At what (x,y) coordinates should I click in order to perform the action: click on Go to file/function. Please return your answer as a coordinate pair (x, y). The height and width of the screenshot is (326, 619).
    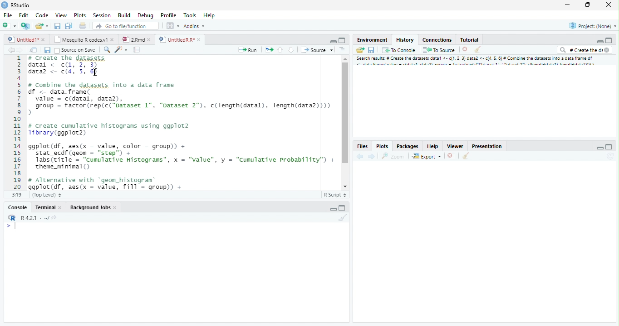
    Looking at the image, I should click on (125, 26).